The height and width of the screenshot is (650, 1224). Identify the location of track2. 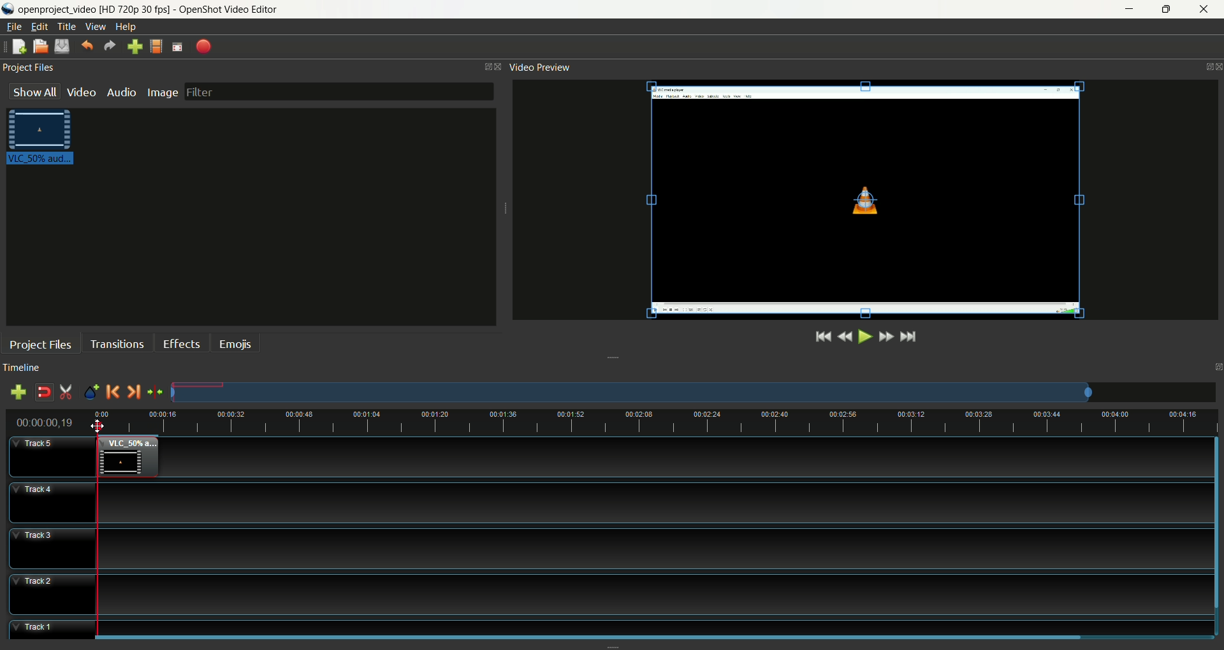
(53, 595).